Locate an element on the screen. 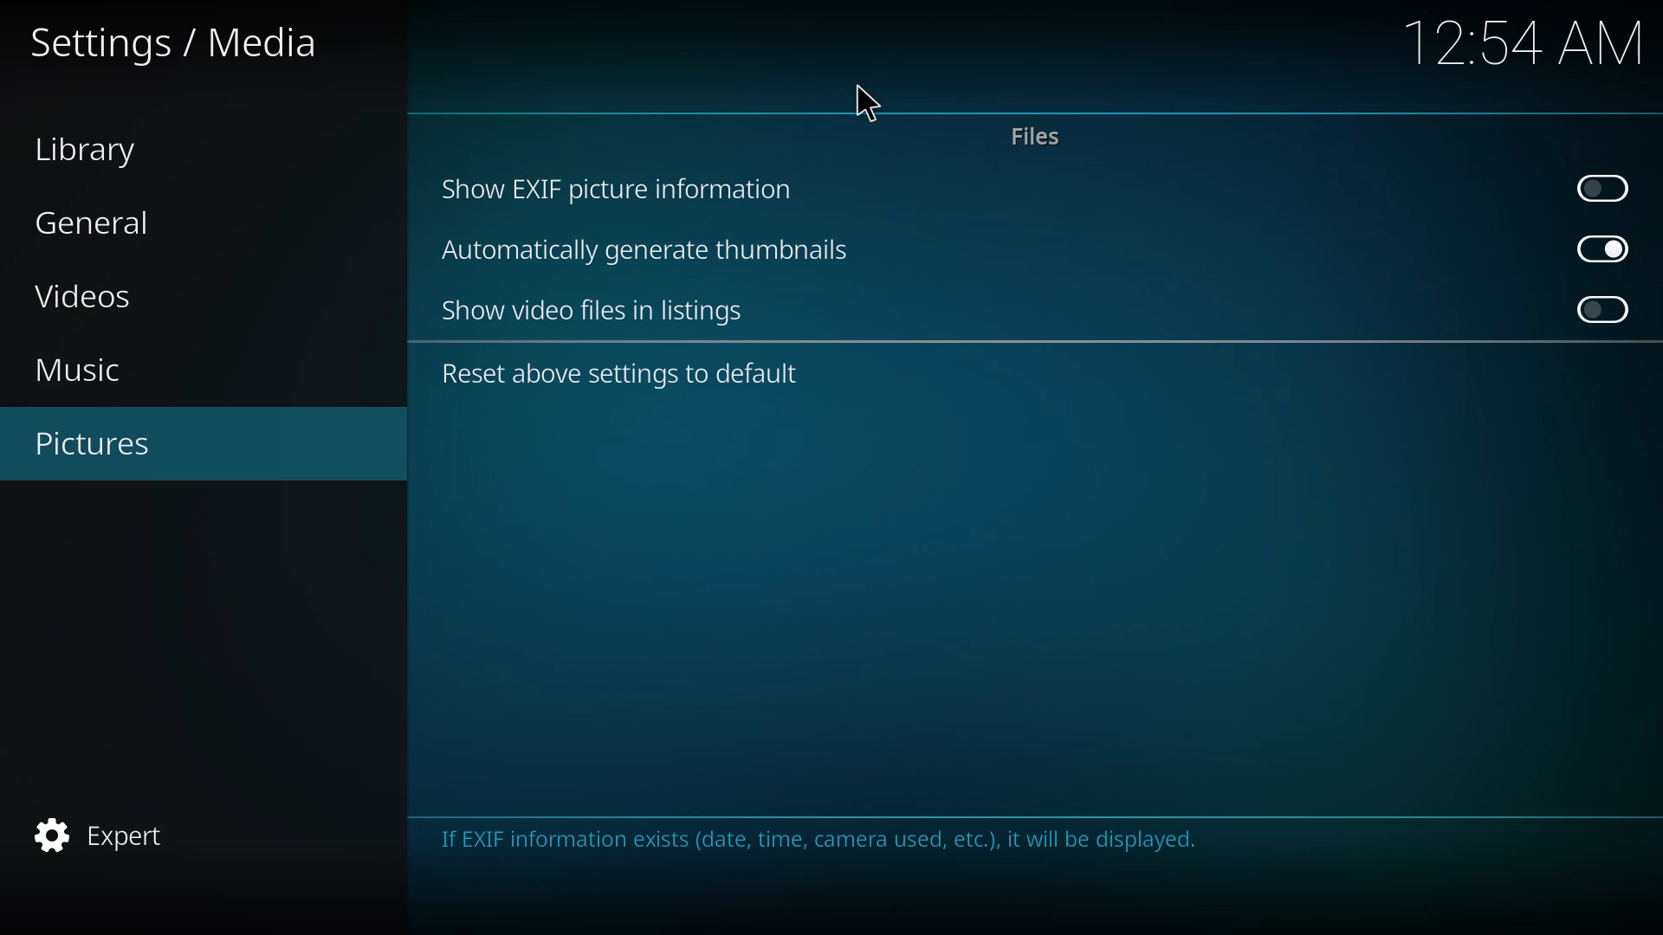 Image resolution: width=1663 pixels, height=935 pixels. settings media is located at coordinates (178, 43).